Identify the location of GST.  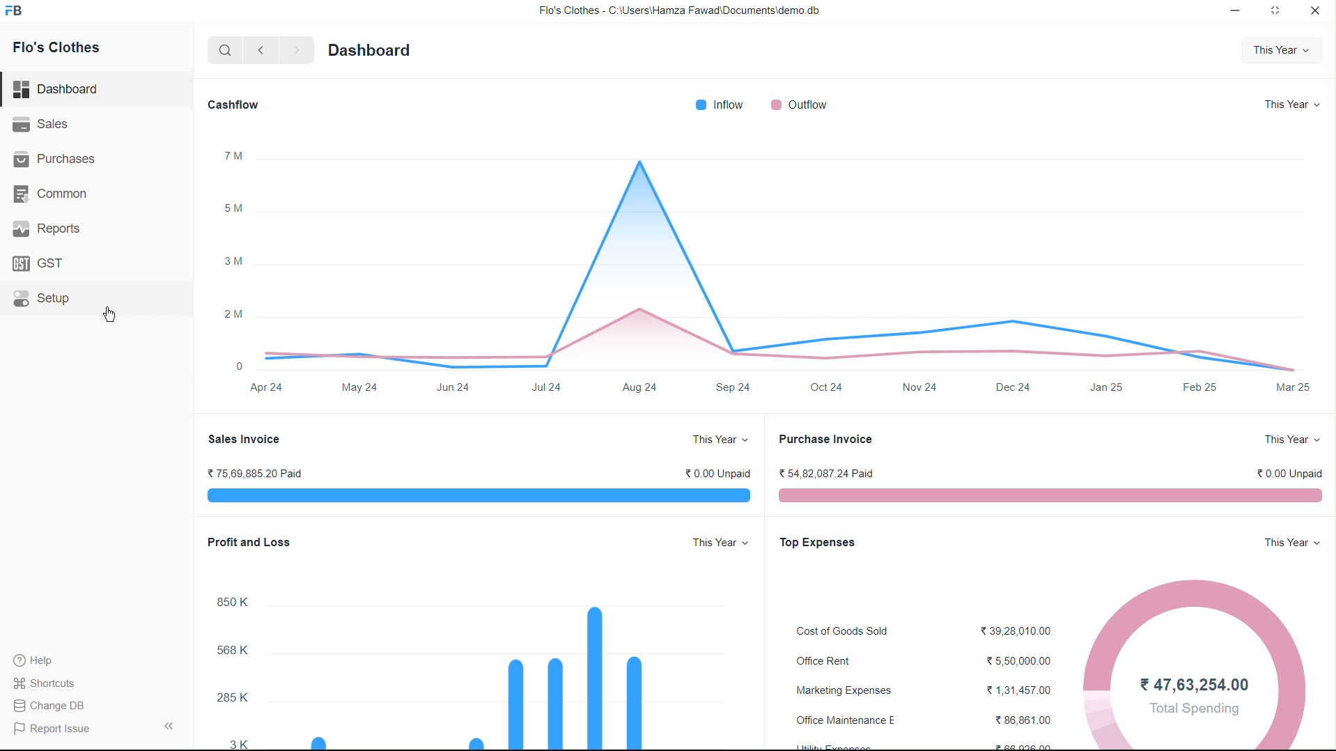
(43, 260).